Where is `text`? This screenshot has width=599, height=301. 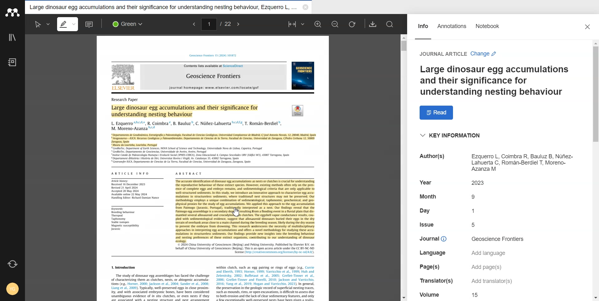 text is located at coordinates (476, 295).